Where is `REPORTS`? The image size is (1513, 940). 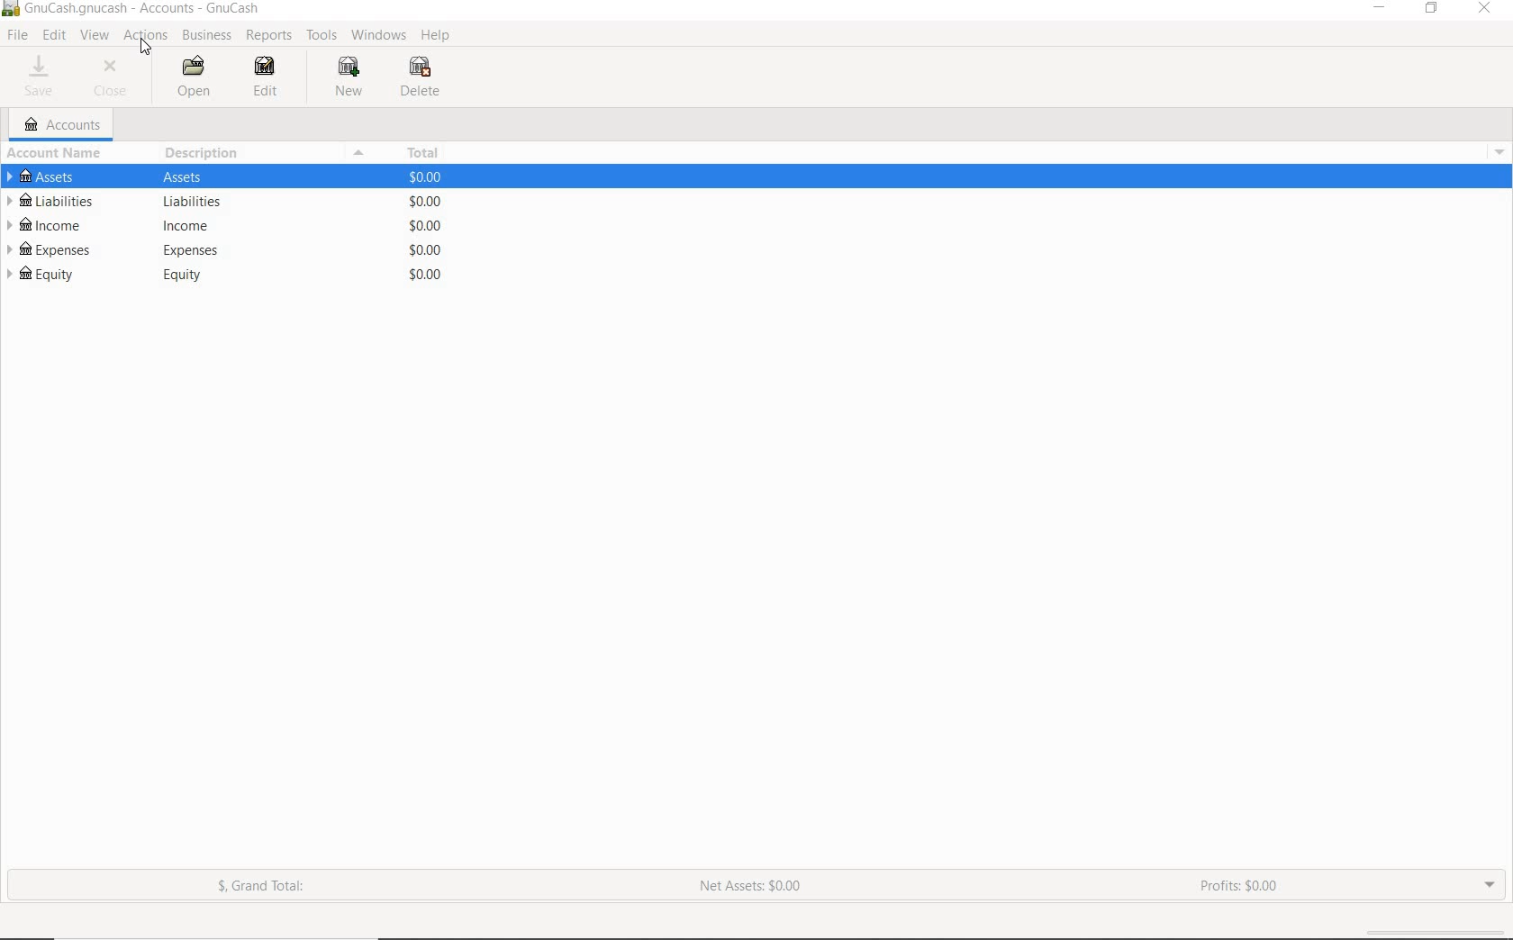
REPORTS is located at coordinates (269, 35).